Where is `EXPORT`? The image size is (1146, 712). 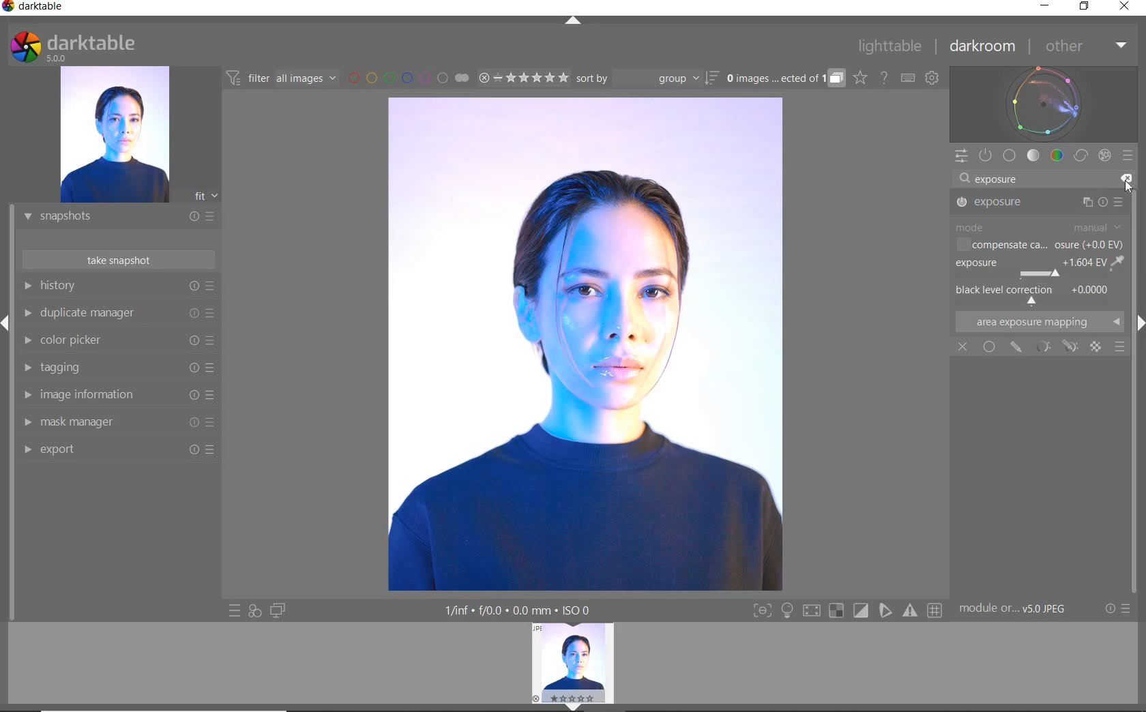 EXPORT is located at coordinates (114, 449).